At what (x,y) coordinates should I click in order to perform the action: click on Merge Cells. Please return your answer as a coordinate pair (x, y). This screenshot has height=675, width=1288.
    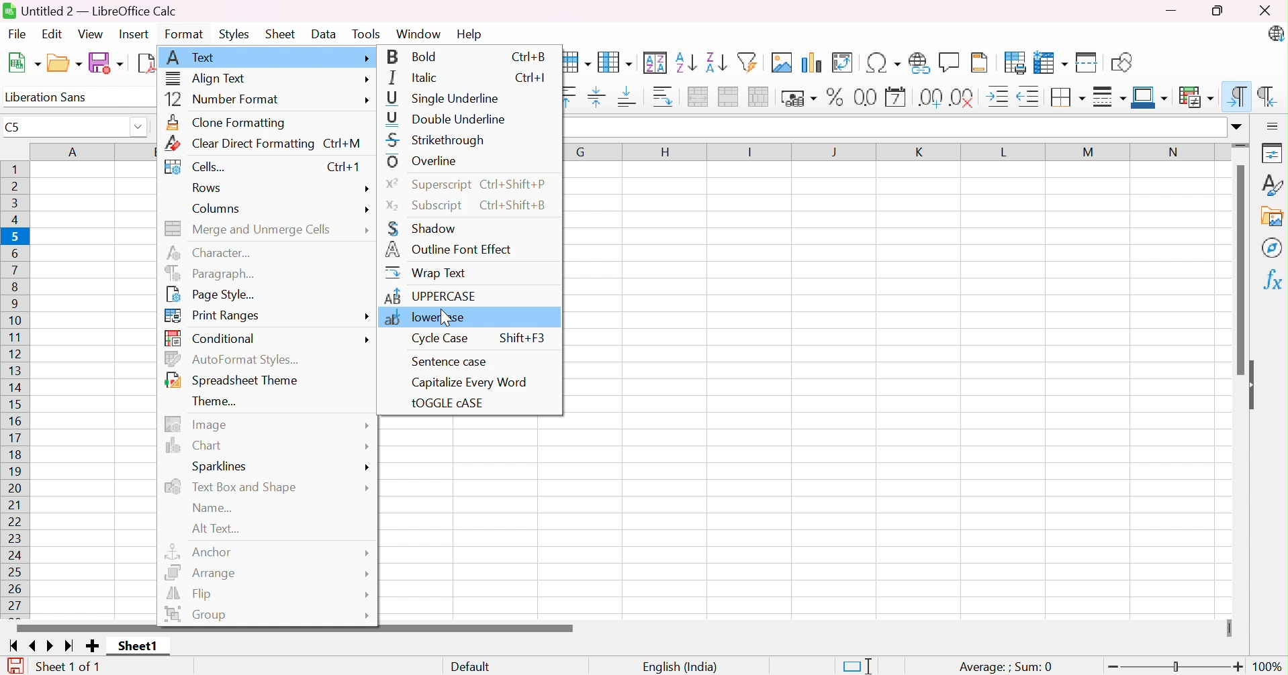
    Looking at the image, I should click on (731, 97).